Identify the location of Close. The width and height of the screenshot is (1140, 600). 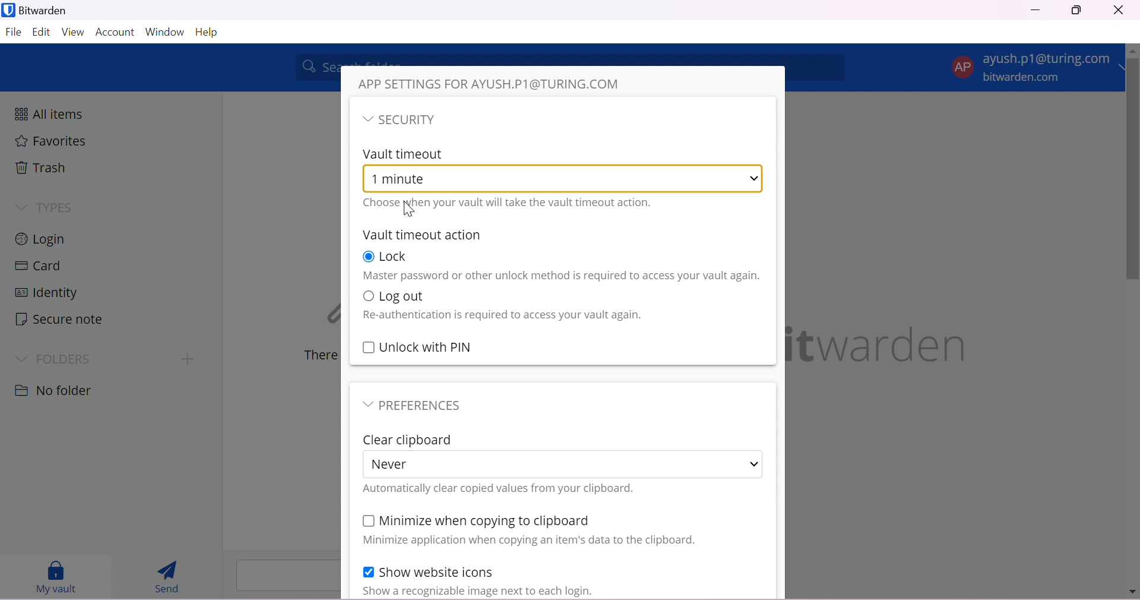
(1118, 10).